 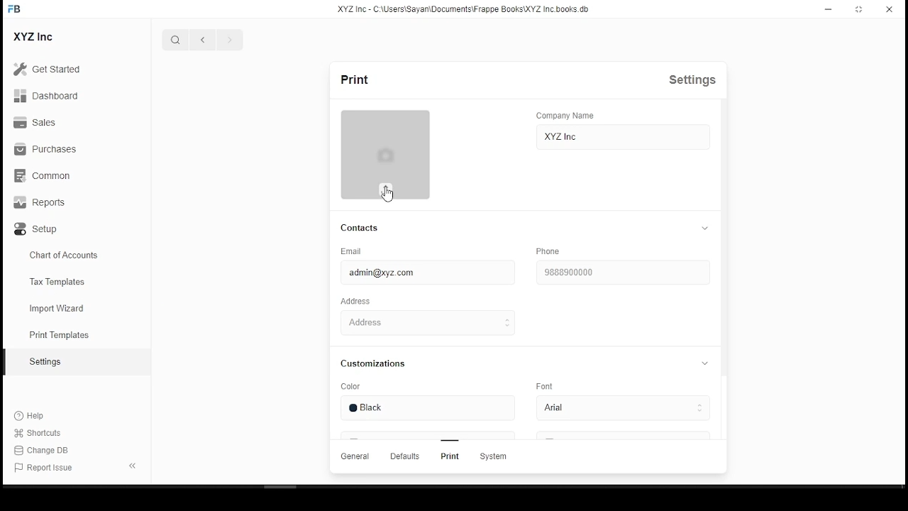 What do you see at coordinates (37, 121) in the screenshot?
I see `Sales` at bounding box center [37, 121].